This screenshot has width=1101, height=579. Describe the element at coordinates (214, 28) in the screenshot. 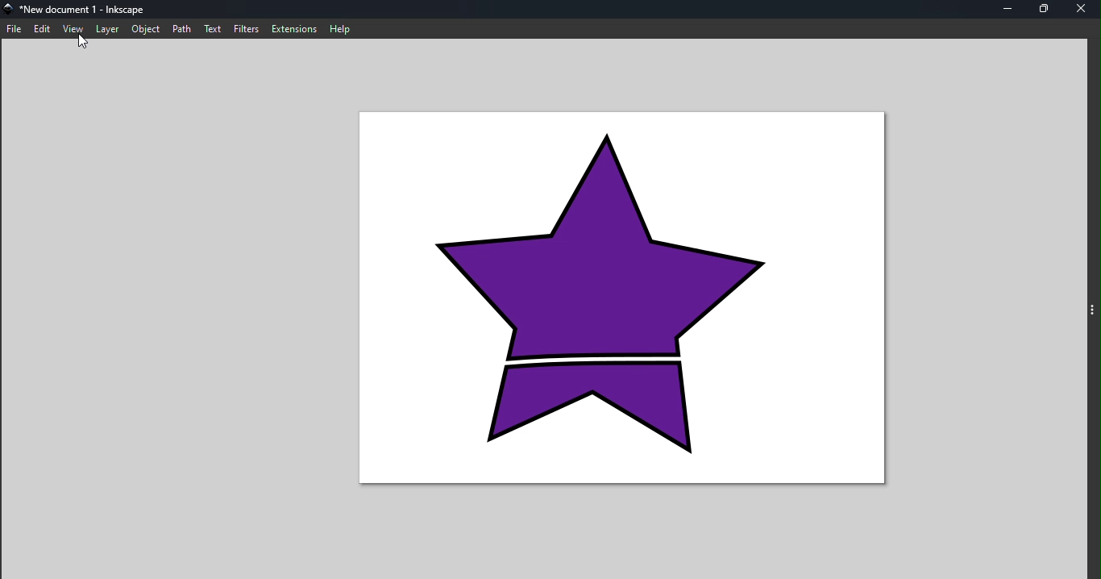

I see `Text` at that location.